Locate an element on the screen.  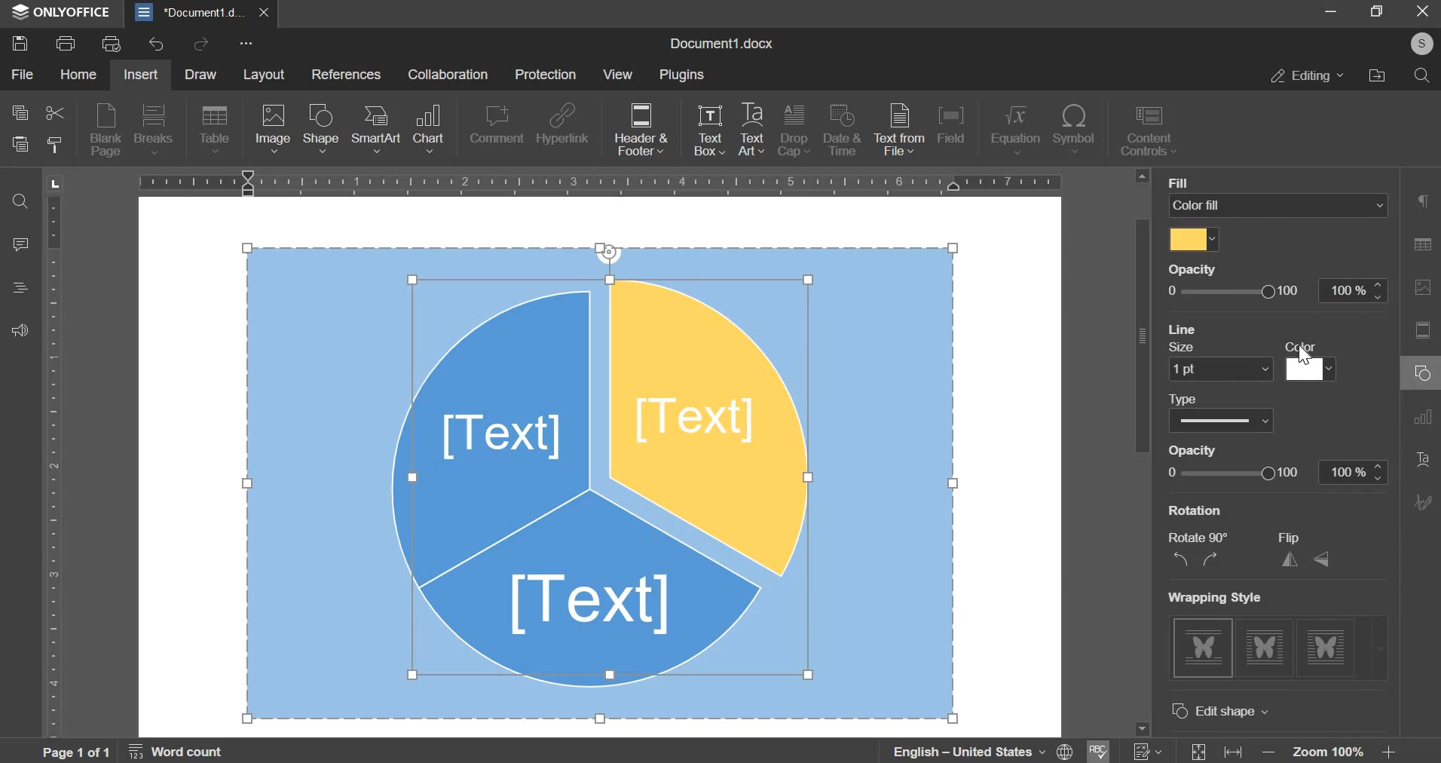
language is located at coordinates (970, 750).